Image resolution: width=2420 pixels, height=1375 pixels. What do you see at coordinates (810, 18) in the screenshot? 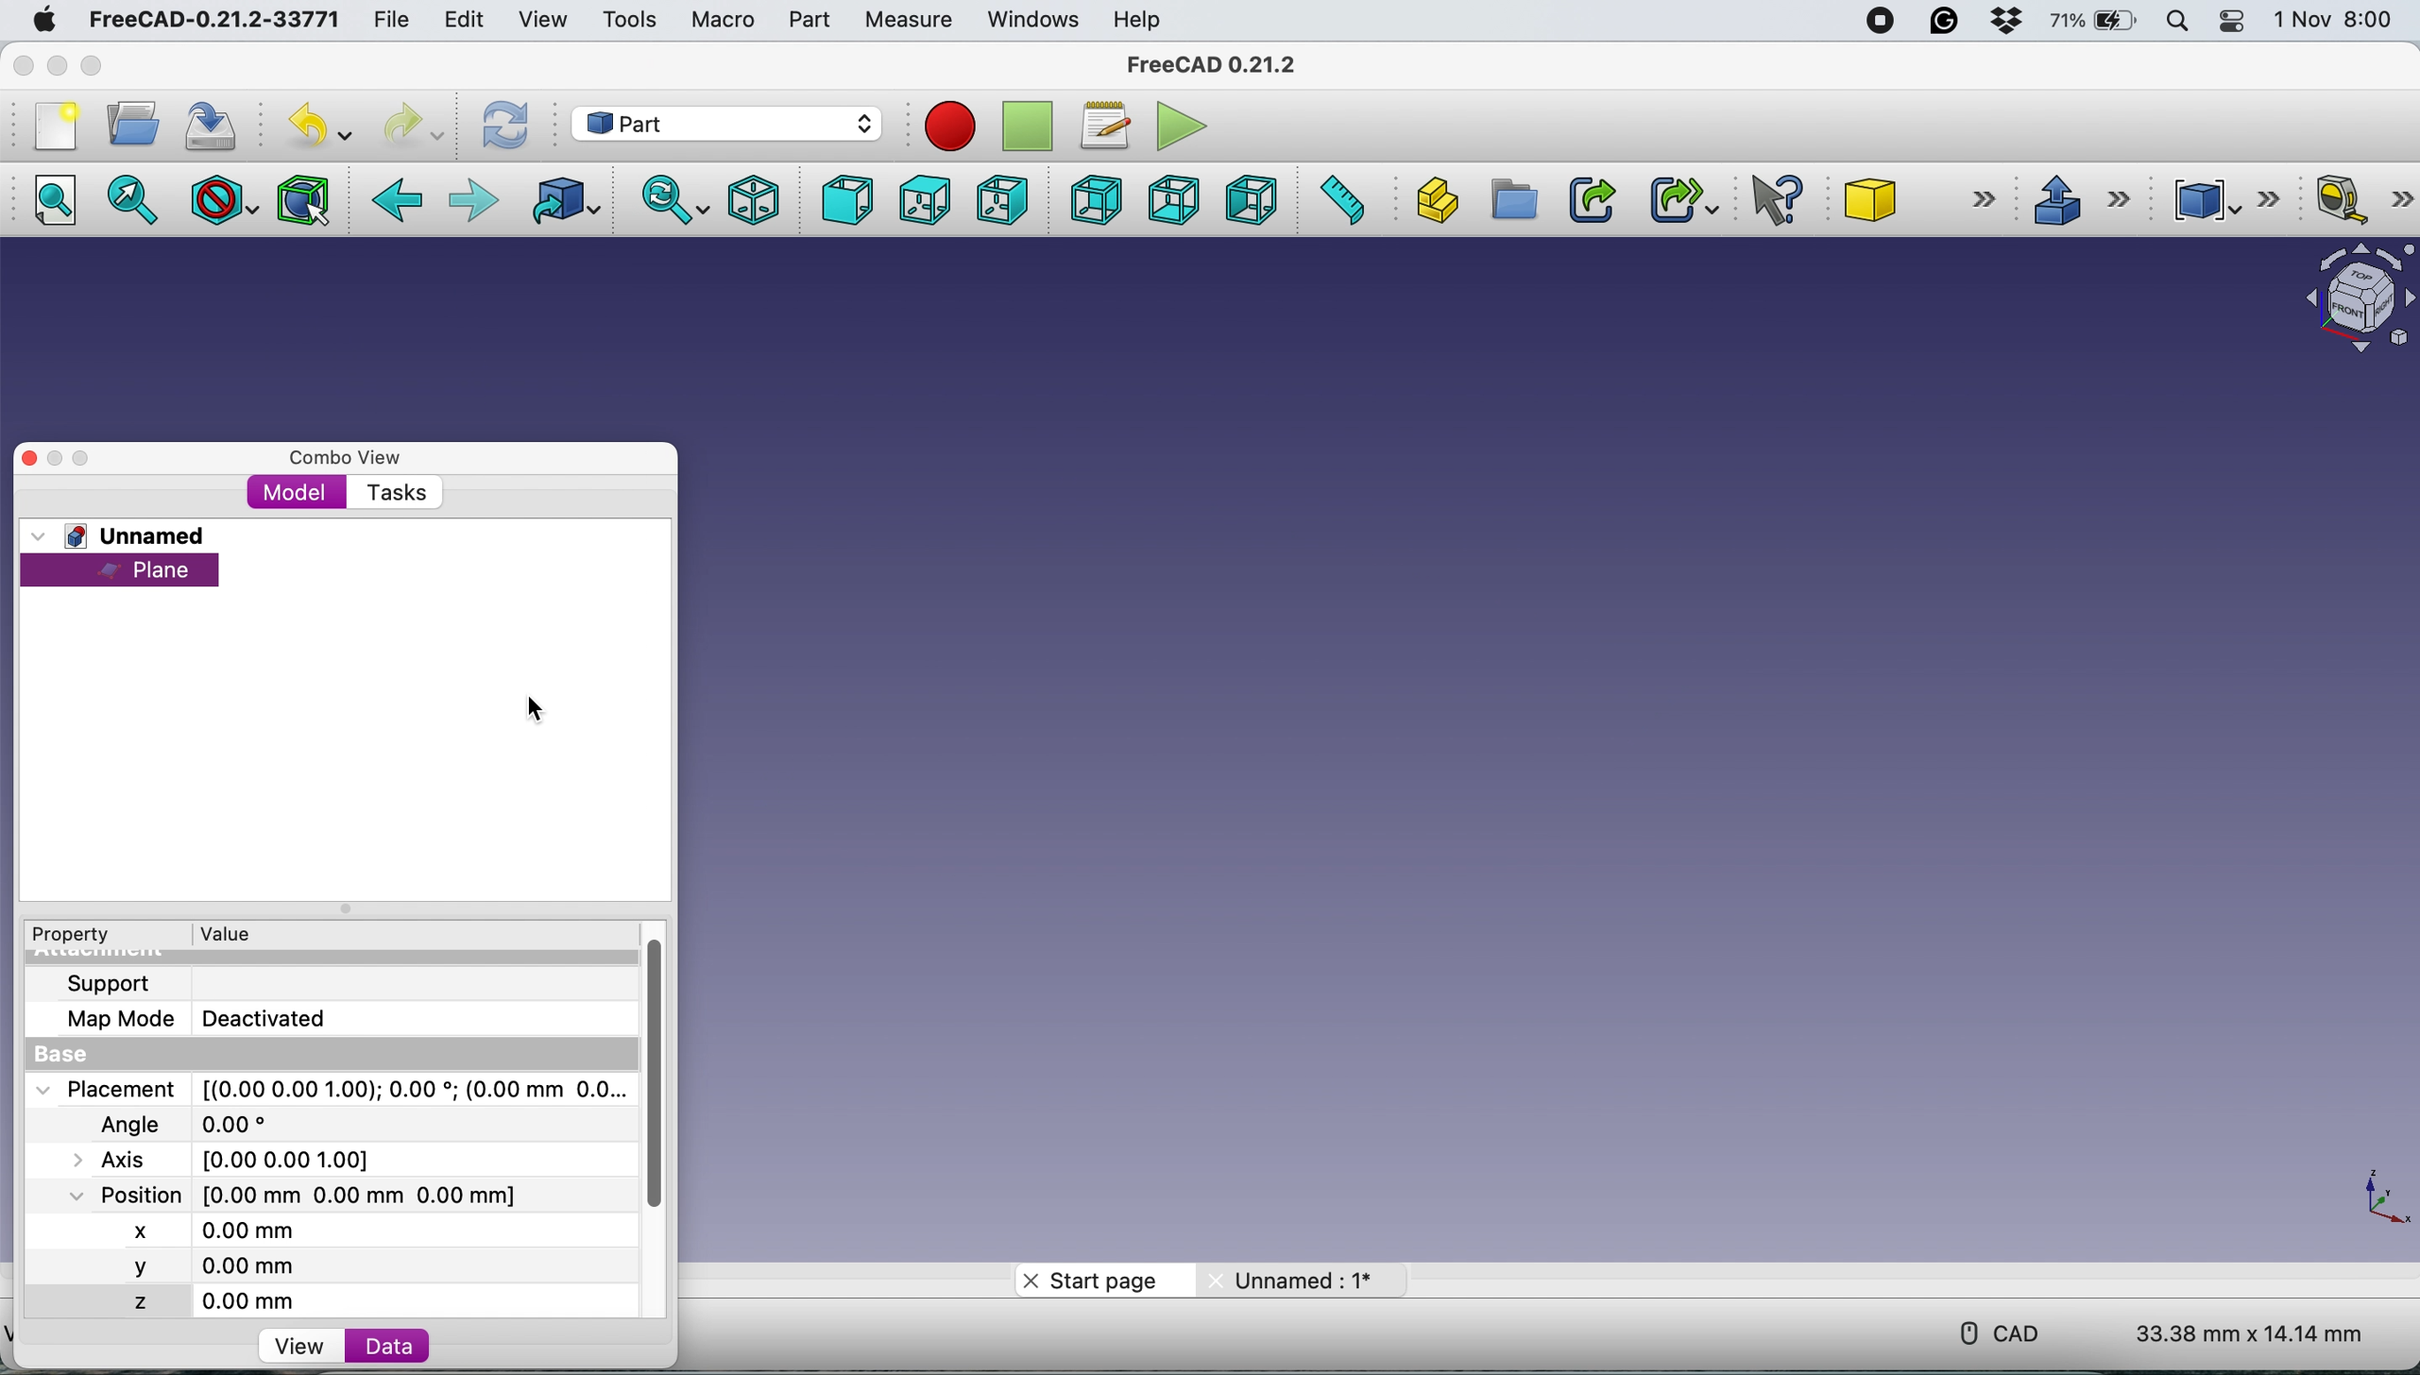
I see `part` at bounding box center [810, 18].